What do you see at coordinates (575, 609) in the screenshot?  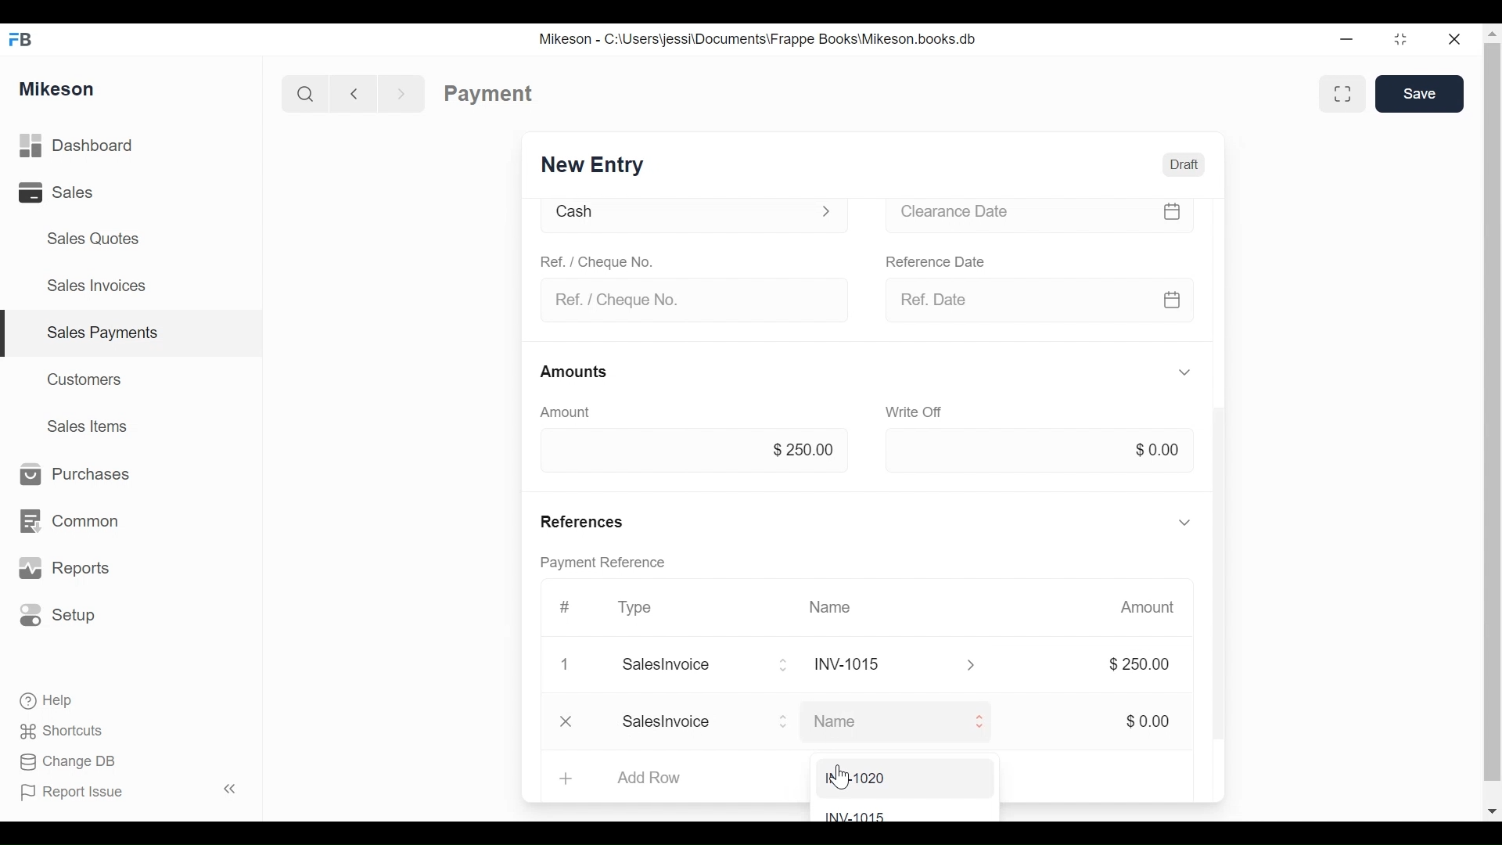 I see `Hashtag` at bounding box center [575, 609].